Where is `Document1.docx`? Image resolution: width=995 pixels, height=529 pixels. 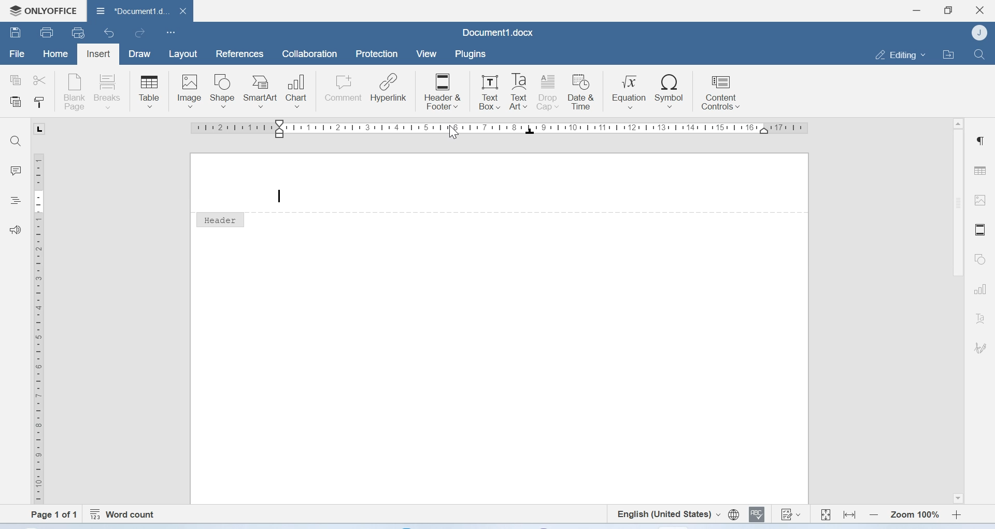 Document1.docx is located at coordinates (497, 32).